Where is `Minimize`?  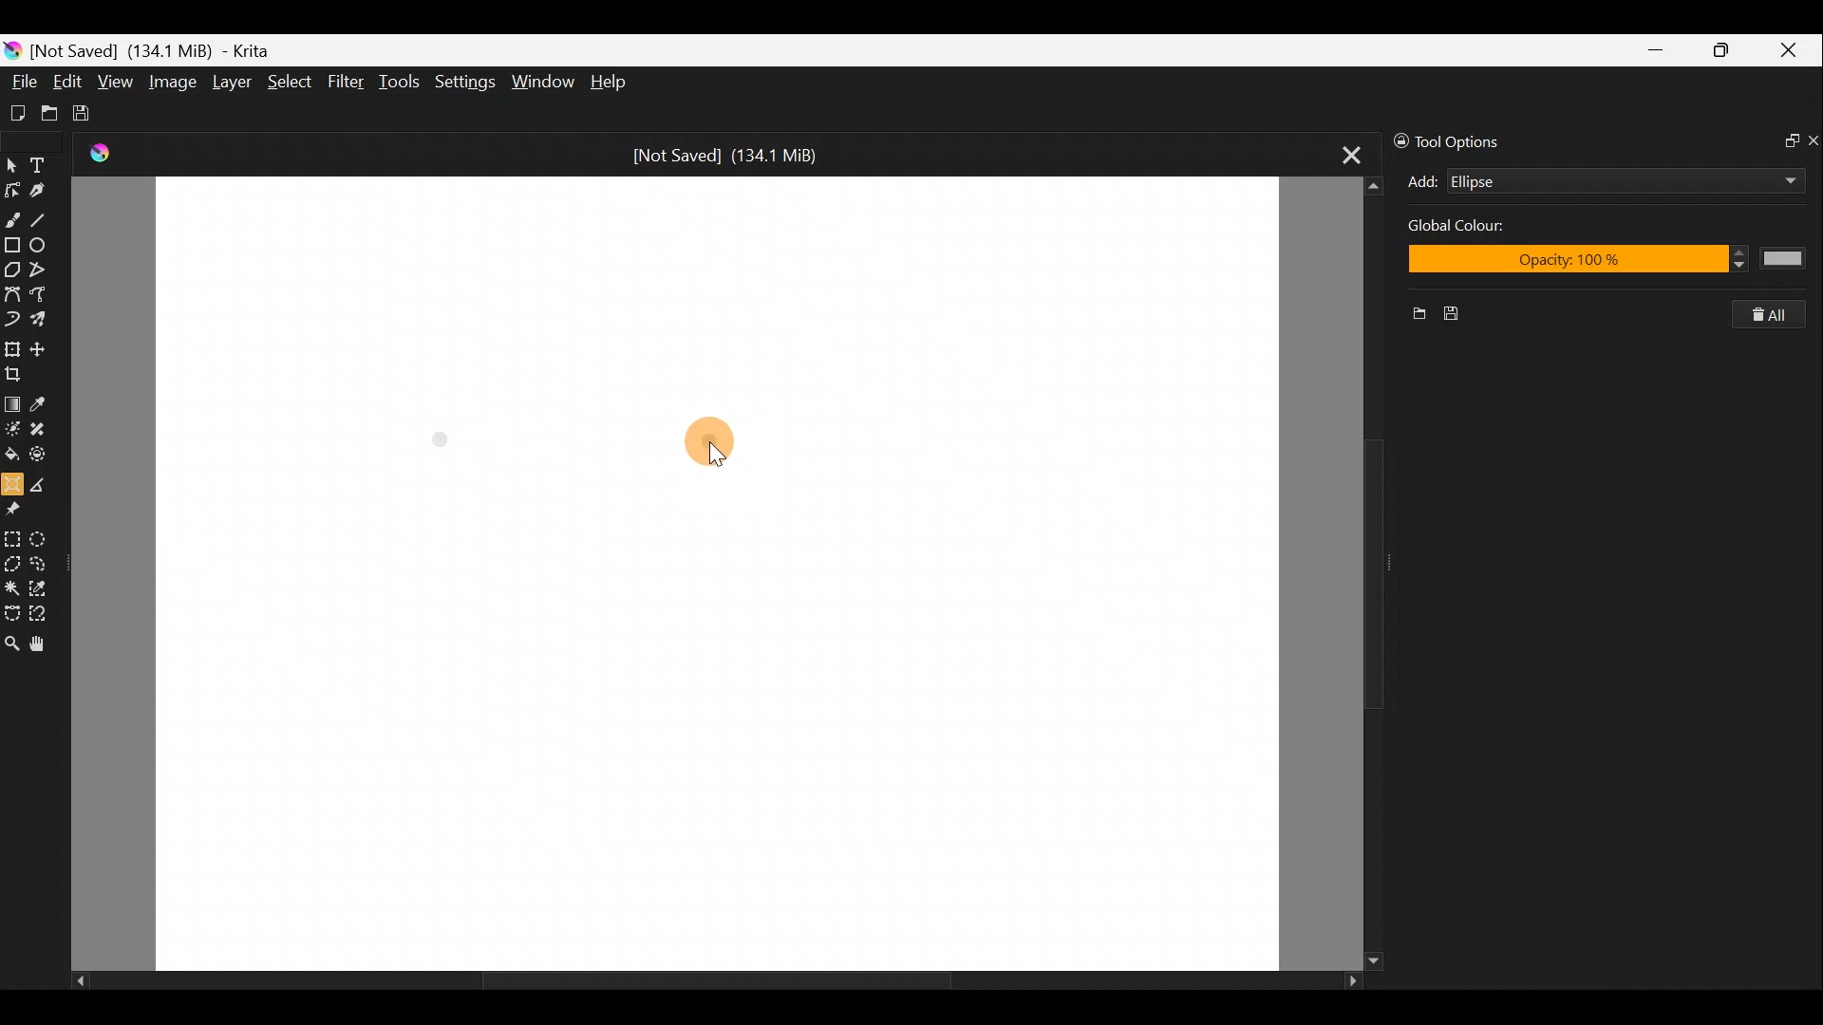
Minimize is located at coordinates (1658, 49).